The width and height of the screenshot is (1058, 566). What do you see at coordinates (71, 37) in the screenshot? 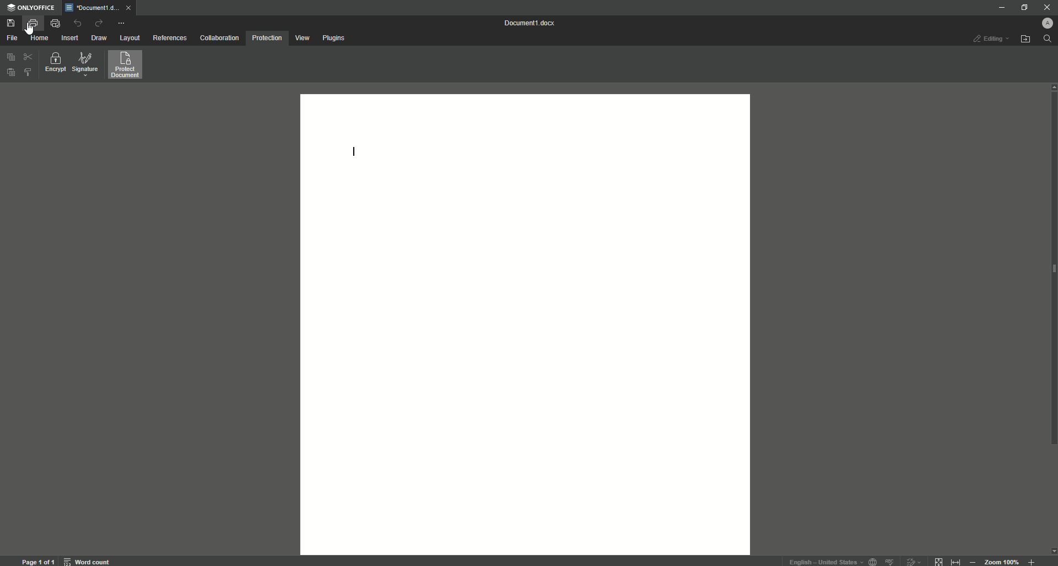
I see `` at bounding box center [71, 37].